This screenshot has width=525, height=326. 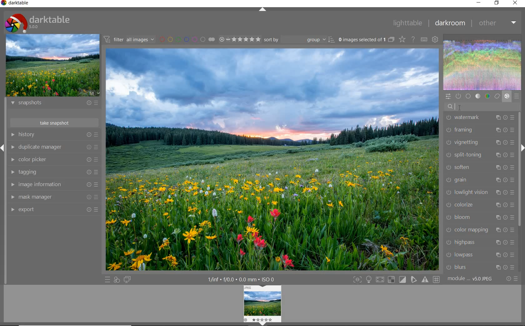 What do you see at coordinates (54, 185) in the screenshot?
I see `image information` at bounding box center [54, 185].